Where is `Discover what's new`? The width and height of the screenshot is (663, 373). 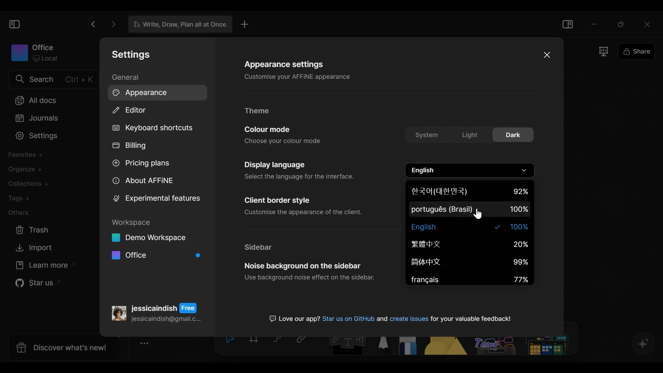
Discover what's new is located at coordinates (61, 347).